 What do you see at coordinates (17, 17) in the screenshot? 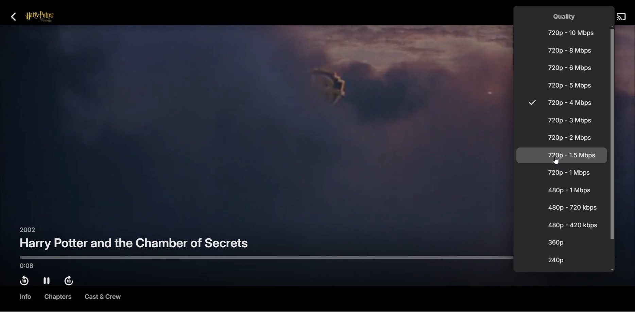
I see `Back` at bounding box center [17, 17].